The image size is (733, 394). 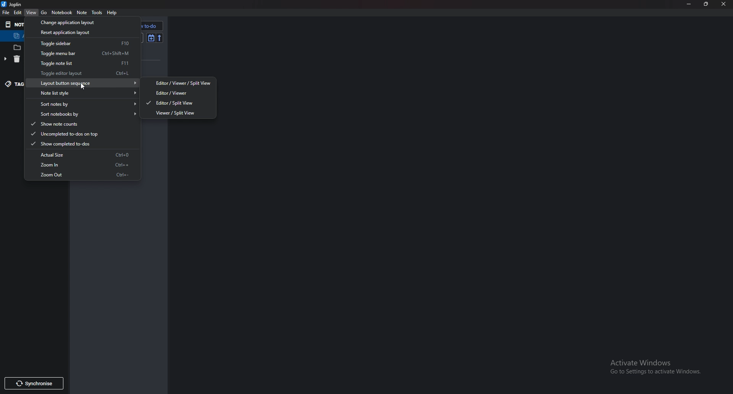 I want to click on Actual Size: Ctrl+ 0, so click(x=84, y=154).